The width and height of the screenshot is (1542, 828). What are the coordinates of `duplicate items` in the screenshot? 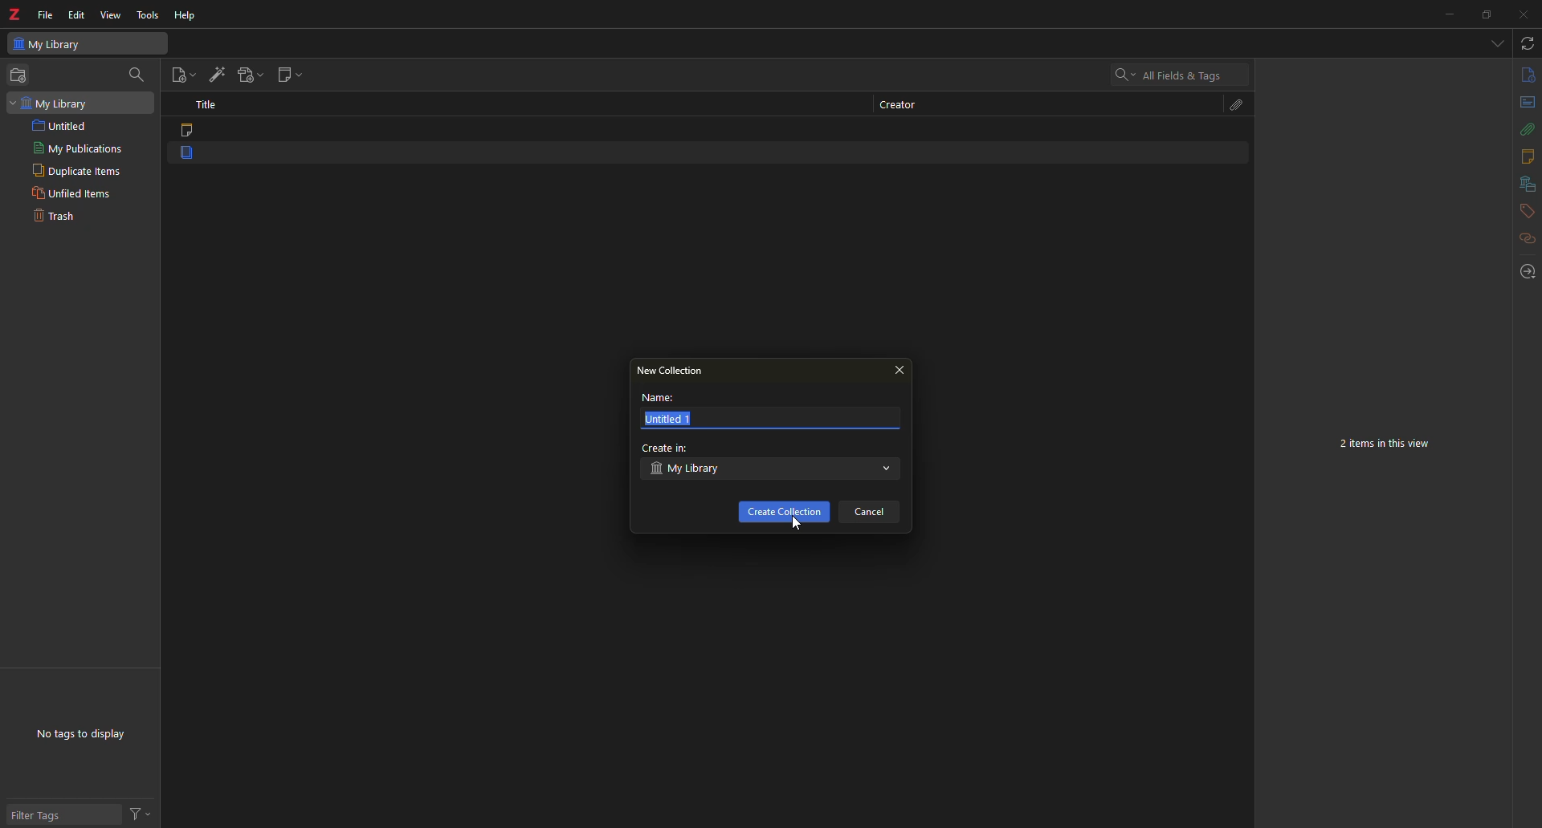 It's located at (75, 170).